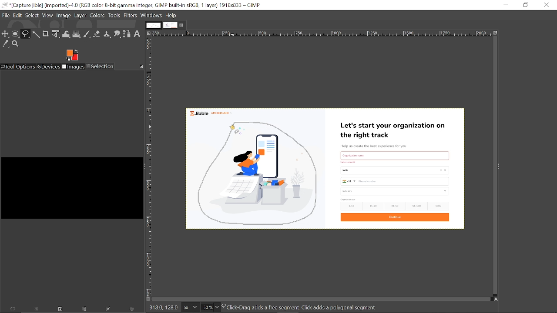 The height and width of the screenshot is (313, 557). What do you see at coordinates (496, 298) in the screenshot?
I see `Navigate this display` at bounding box center [496, 298].